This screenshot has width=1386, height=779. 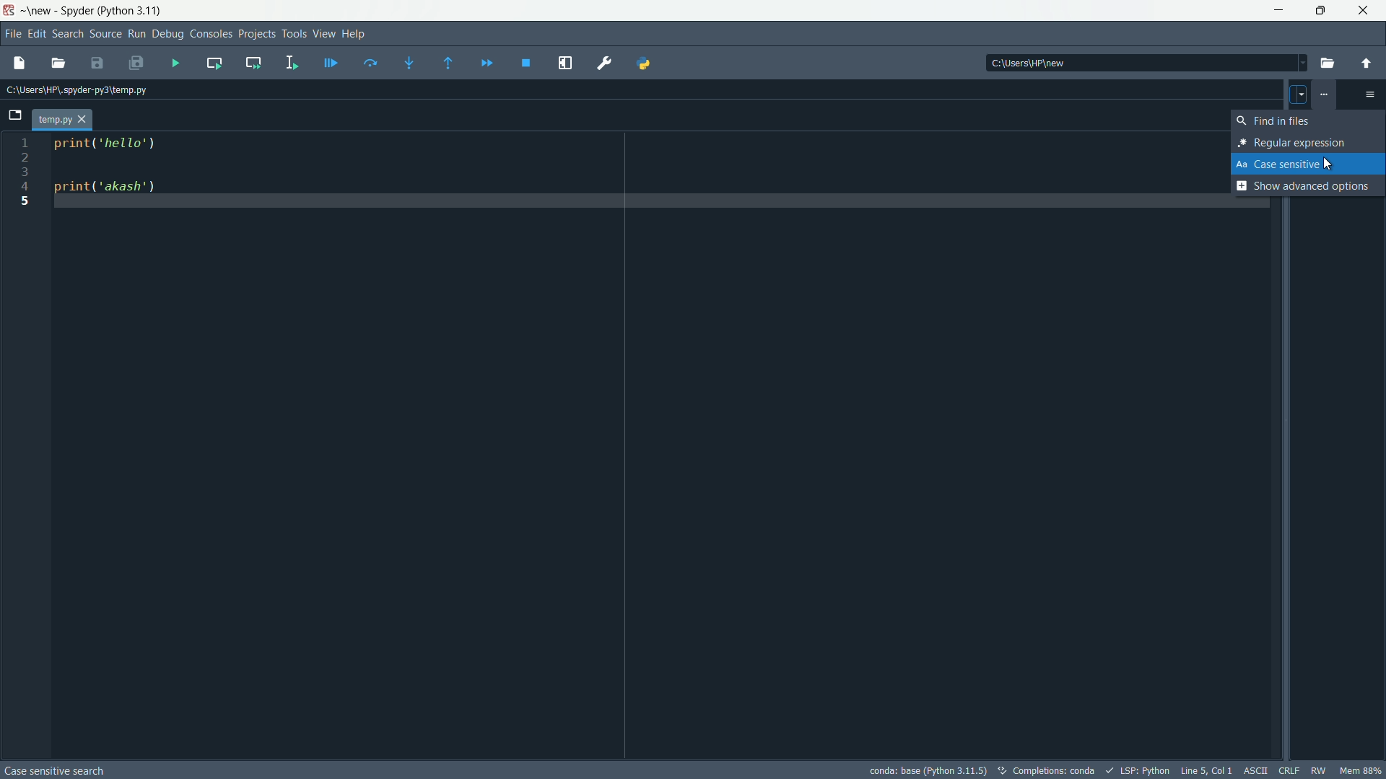 What do you see at coordinates (254, 63) in the screenshot?
I see `run current cell and go to next one` at bounding box center [254, 63].